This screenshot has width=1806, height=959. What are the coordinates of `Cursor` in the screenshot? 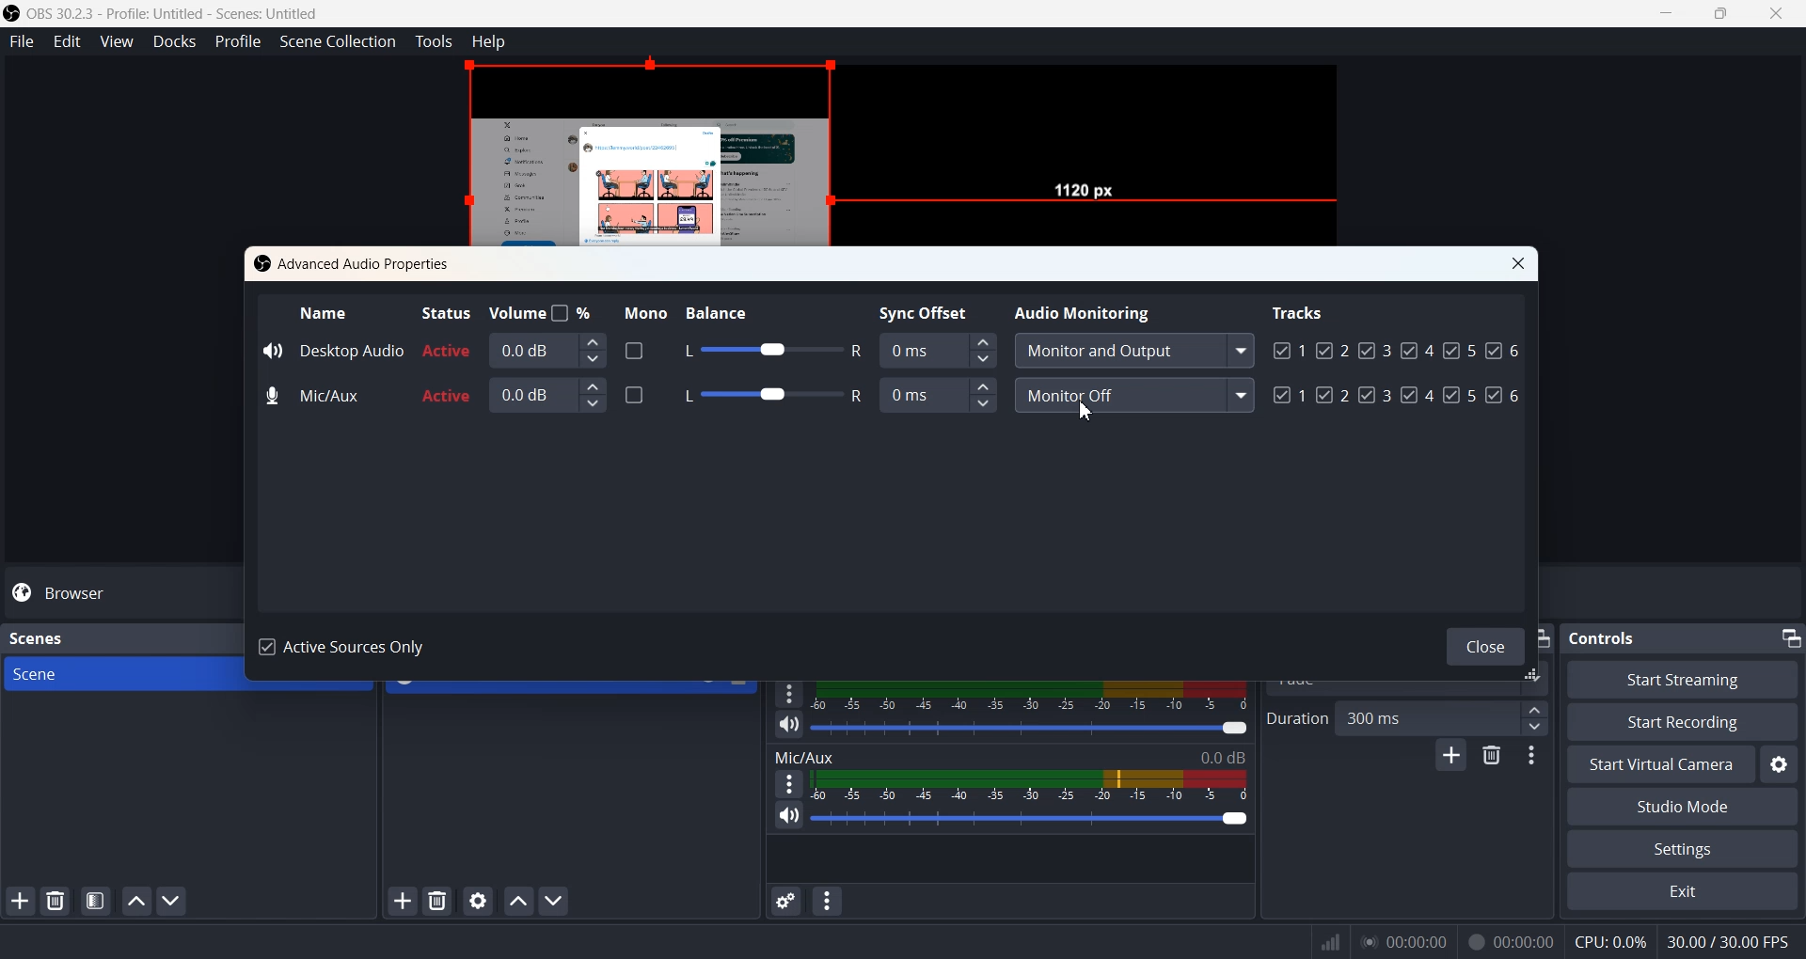 It's located at (1086, 409).